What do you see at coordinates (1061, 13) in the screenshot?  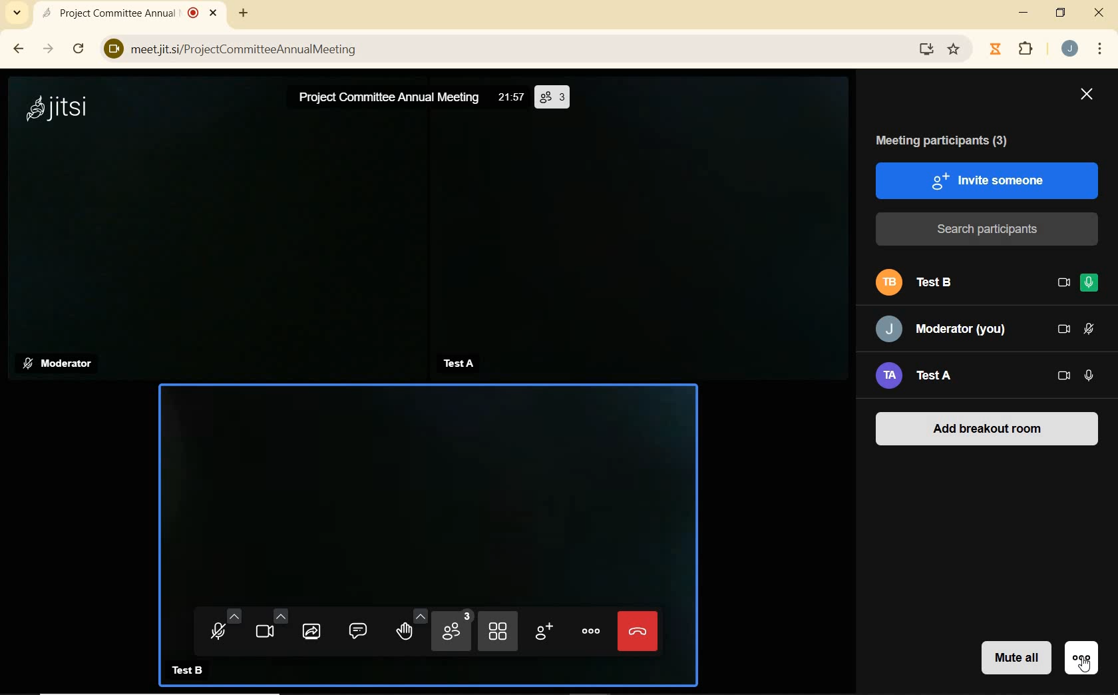 I see `RESTORE DOWN` at bounding box center [1061, 13].